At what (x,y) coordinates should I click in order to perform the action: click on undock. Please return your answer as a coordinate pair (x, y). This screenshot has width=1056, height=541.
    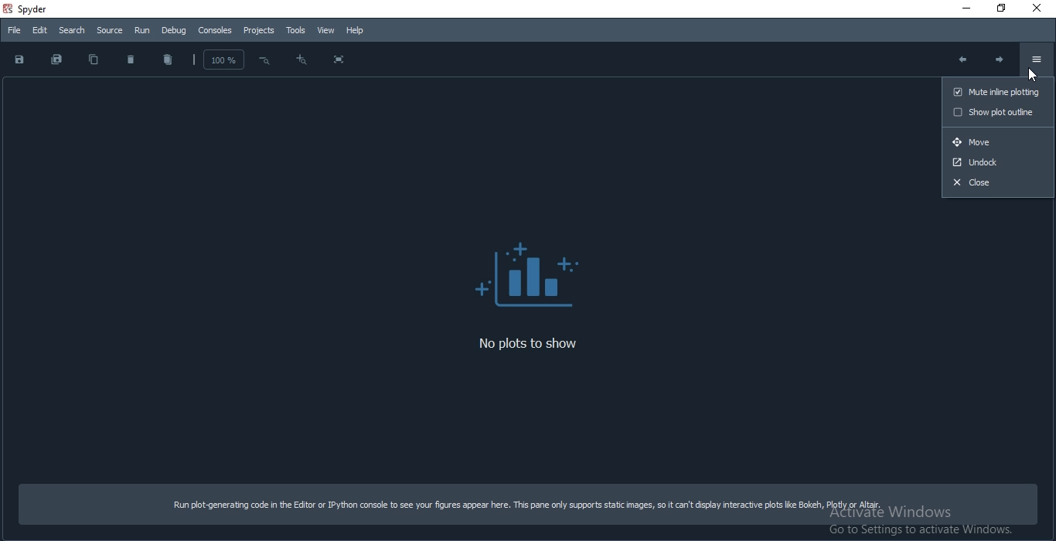
    Looking at the image, I should click on (999, 162).